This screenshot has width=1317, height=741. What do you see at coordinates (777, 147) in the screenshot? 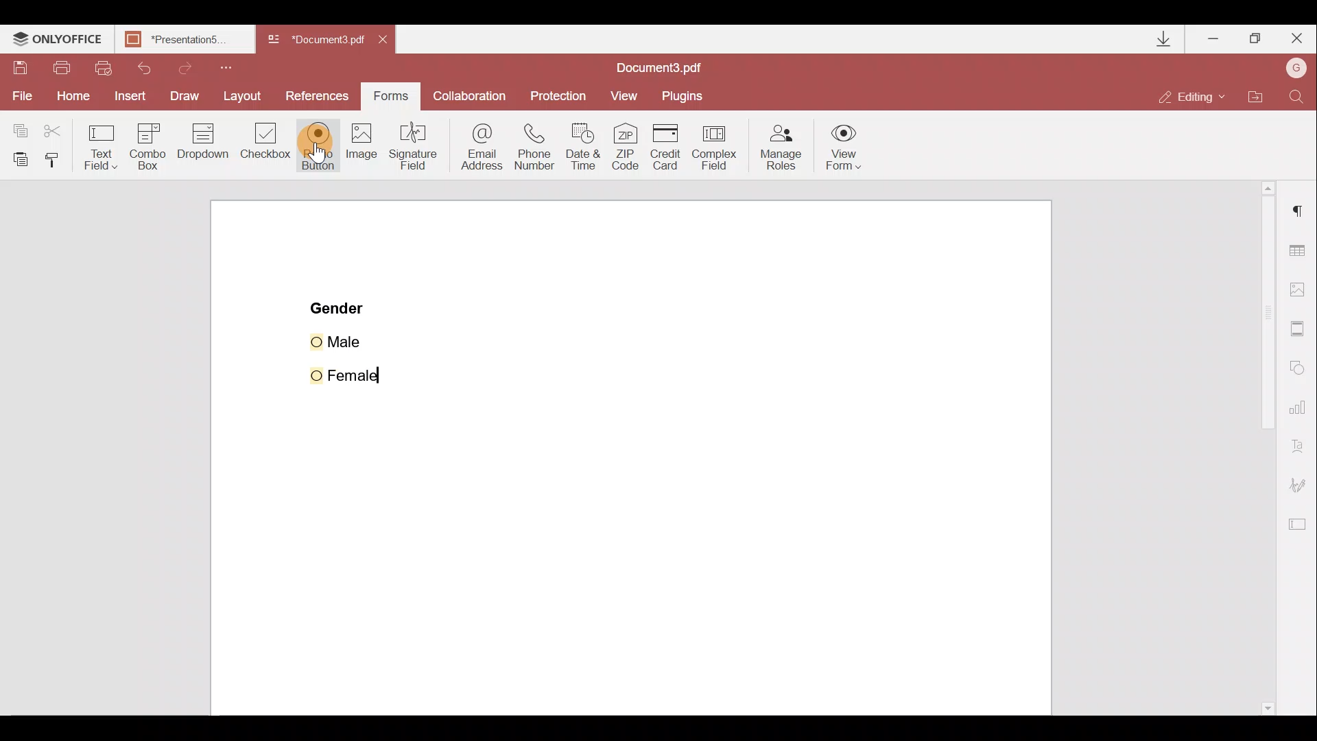
I see `Manage roles` at bounding box center [777, 147].